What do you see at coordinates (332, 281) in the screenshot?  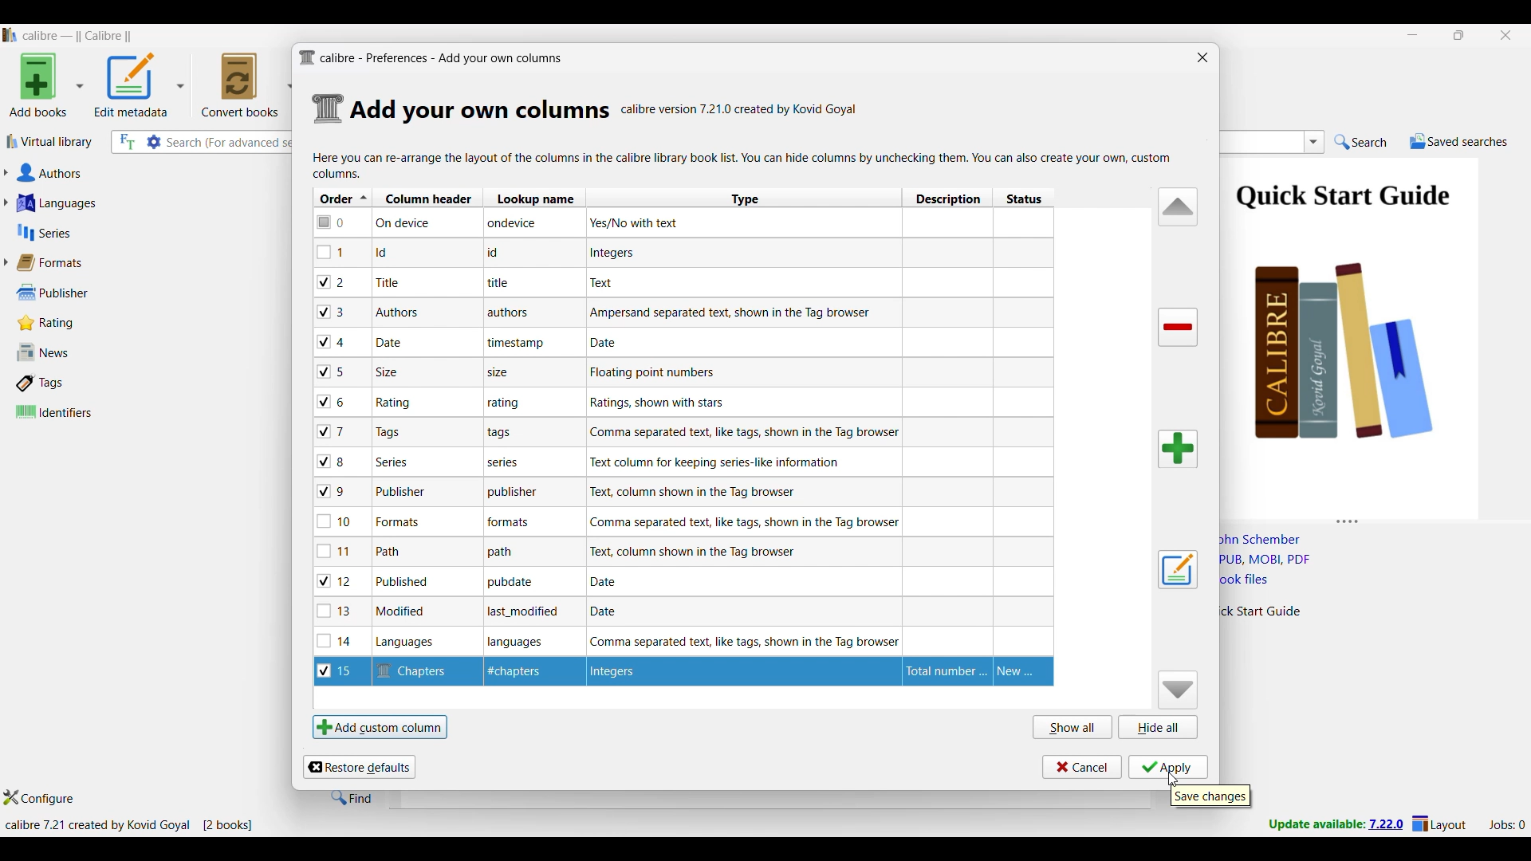 I see `checkbox - 2` at bounding box center [332, 281].